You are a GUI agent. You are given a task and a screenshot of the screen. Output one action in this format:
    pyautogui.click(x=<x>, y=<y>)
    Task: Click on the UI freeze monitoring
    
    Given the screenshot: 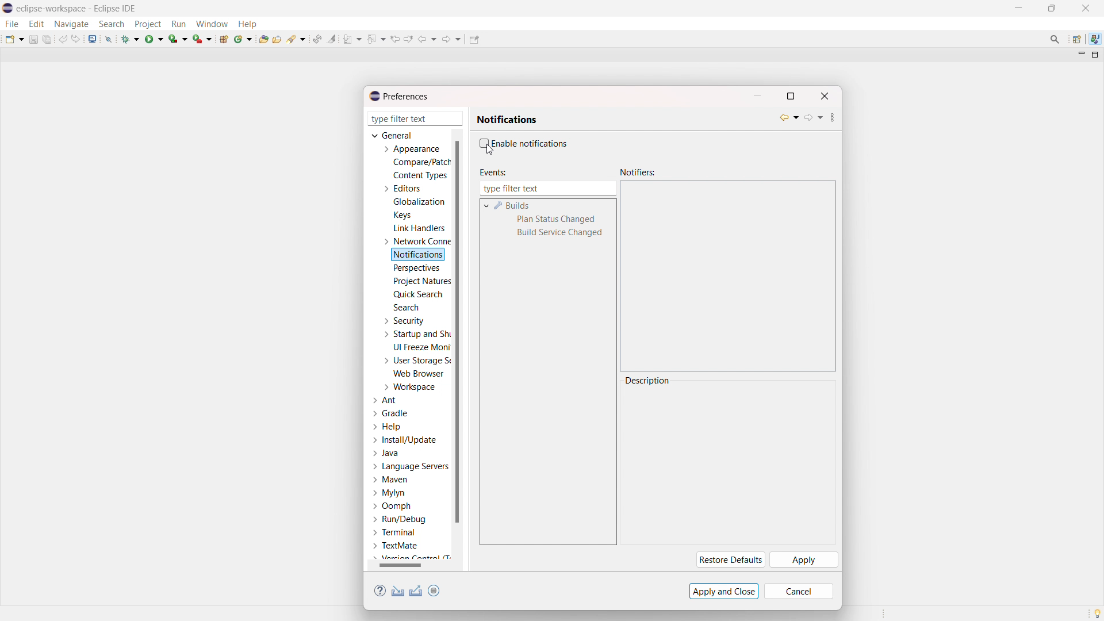 What is the action you would take?
    pyautogui.click(x=421, y=347)
    